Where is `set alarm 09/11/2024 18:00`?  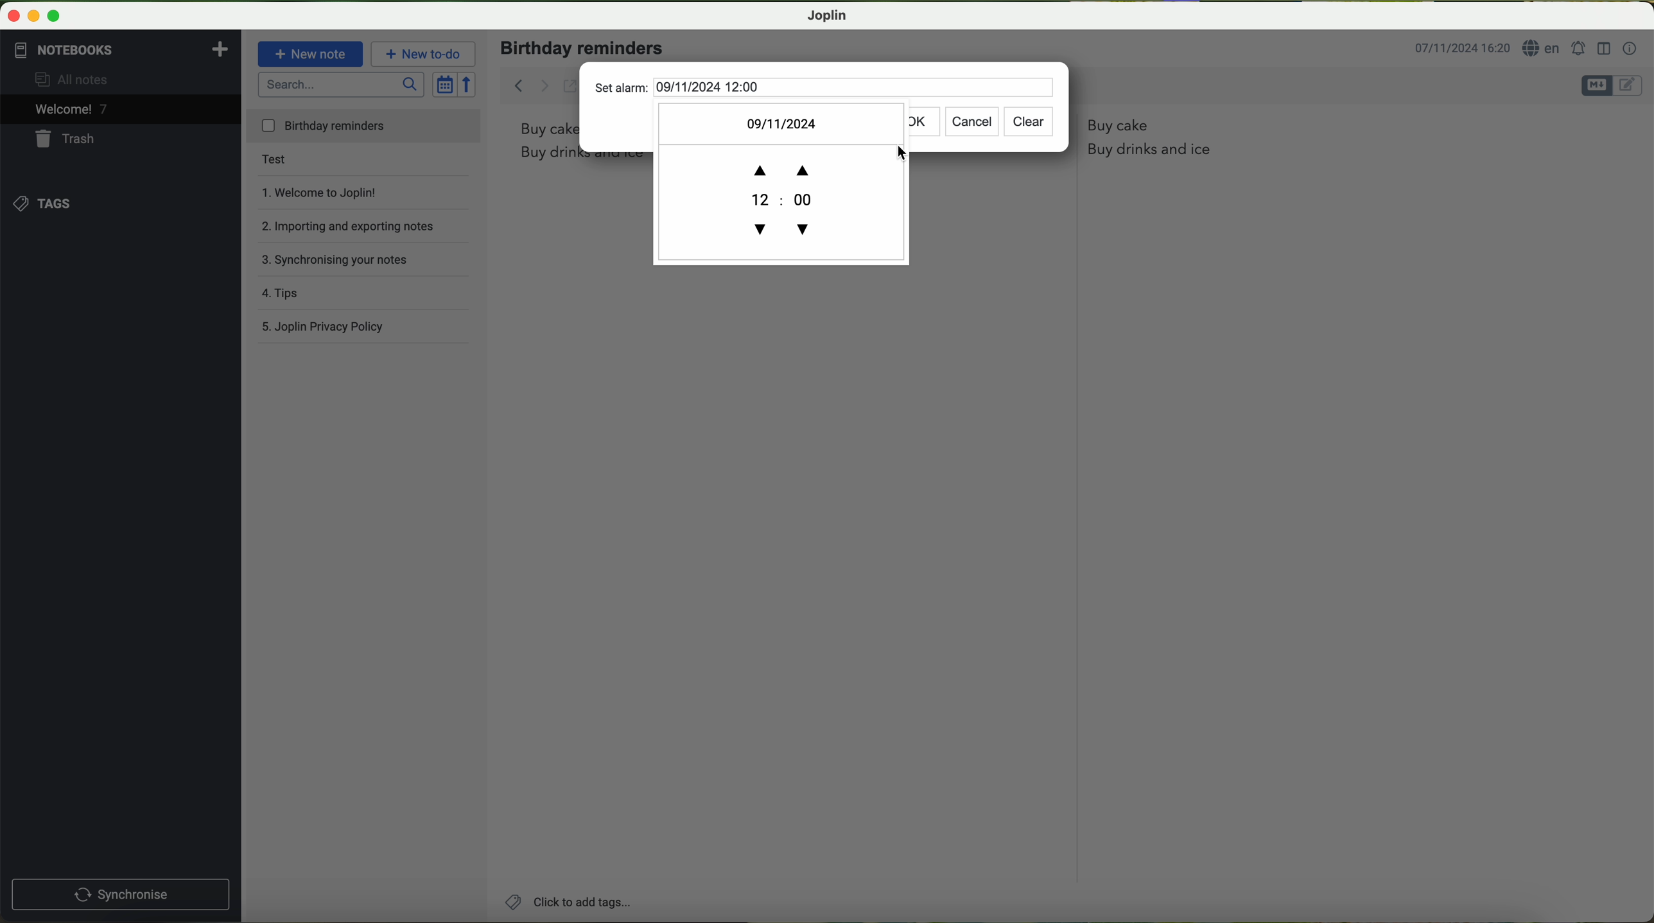
set alarm 09/11/2024 18:00 is located at coordinates (720, 88).